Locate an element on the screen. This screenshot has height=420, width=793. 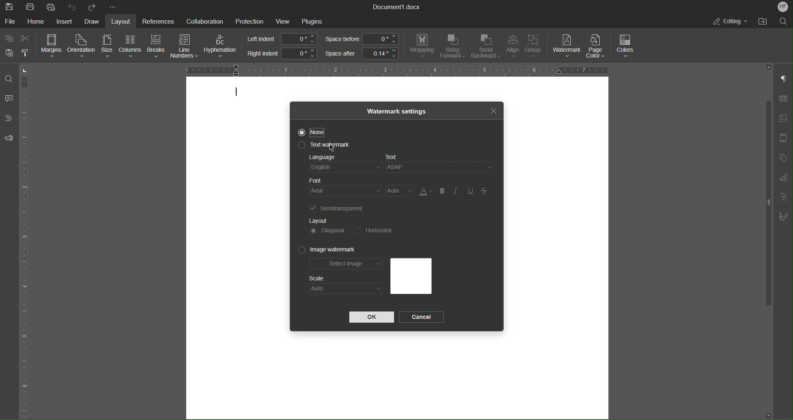
Semitransparent is located at coordinates (338, 208).